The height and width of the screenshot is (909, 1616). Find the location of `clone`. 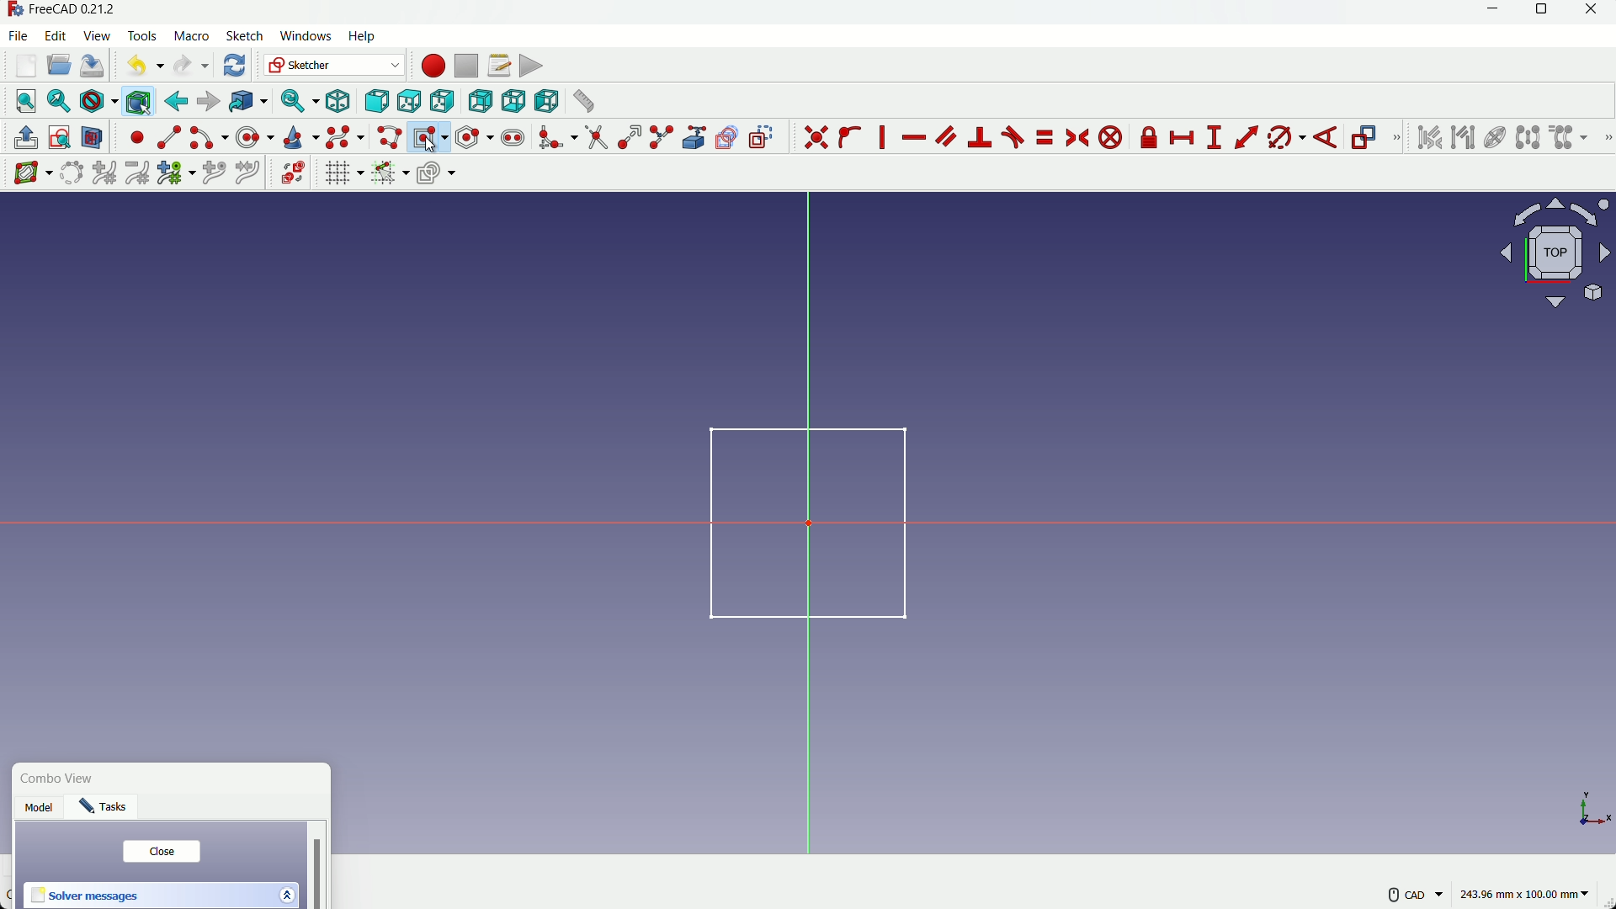

clone is located at coordinates (1570, 139).